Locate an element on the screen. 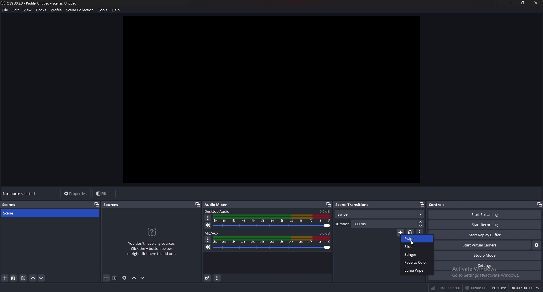 The height and width of the screenshot is (292, 543). remove transition is located at coordinates (411, 231).